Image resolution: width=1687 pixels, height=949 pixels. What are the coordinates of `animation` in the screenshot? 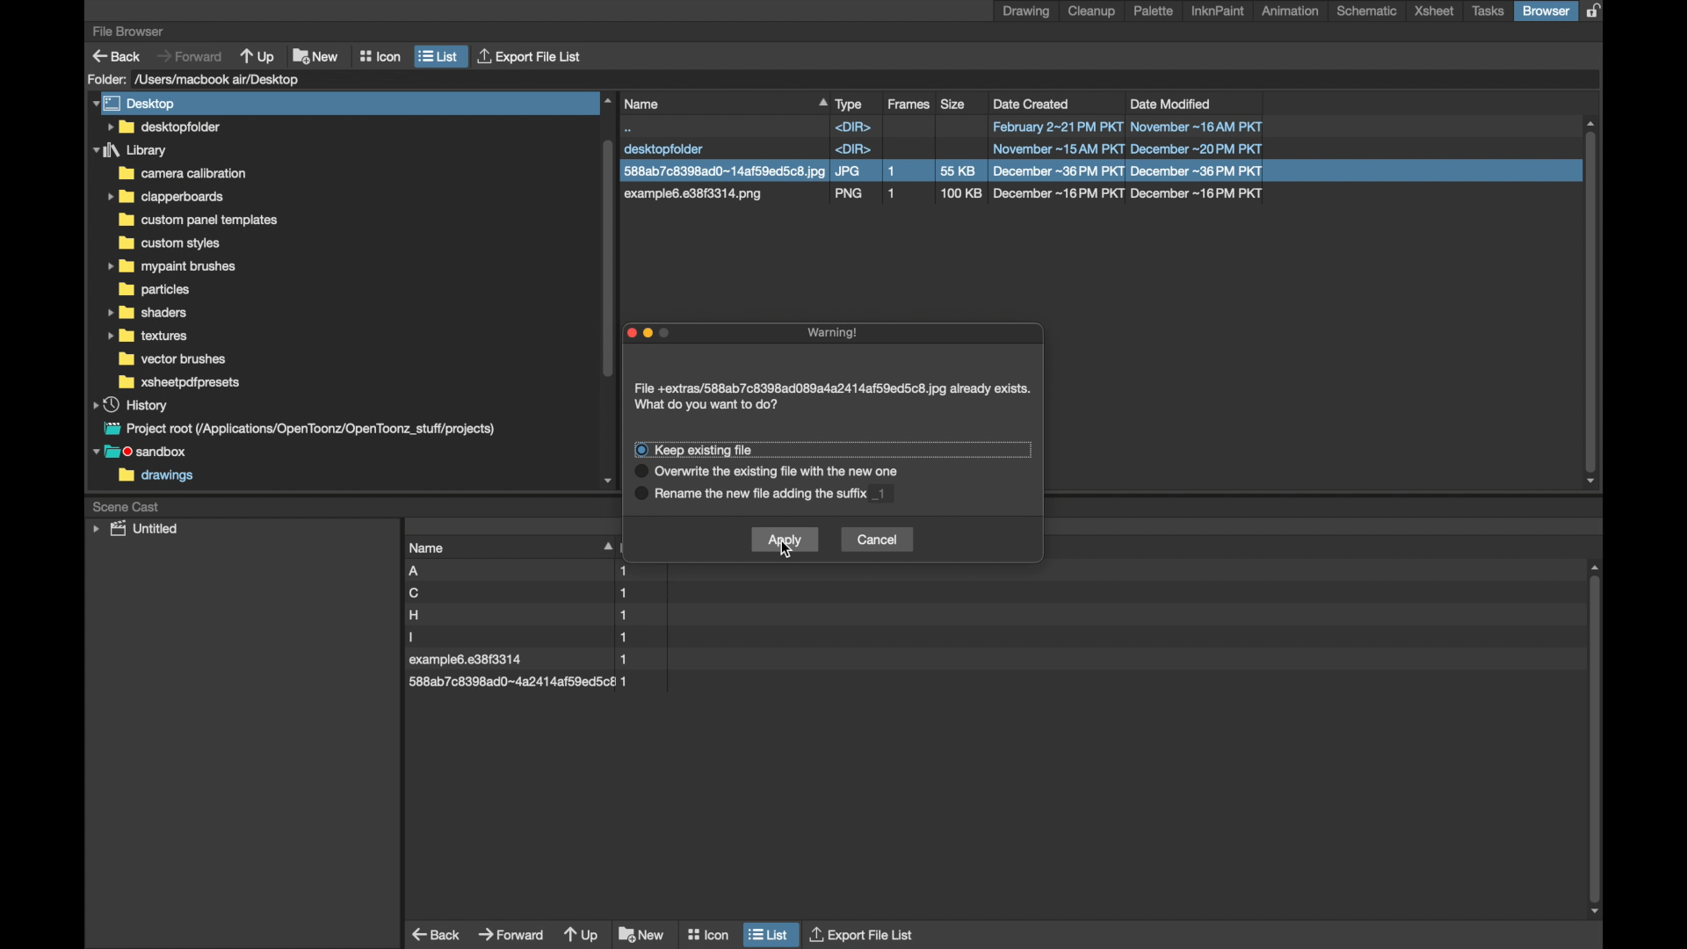 It's located at (1292, 11).